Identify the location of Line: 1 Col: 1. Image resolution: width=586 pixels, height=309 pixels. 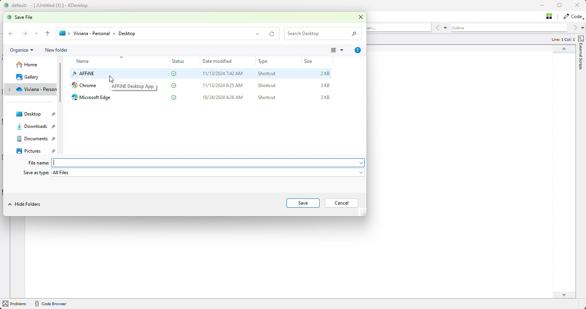
(563, 39).